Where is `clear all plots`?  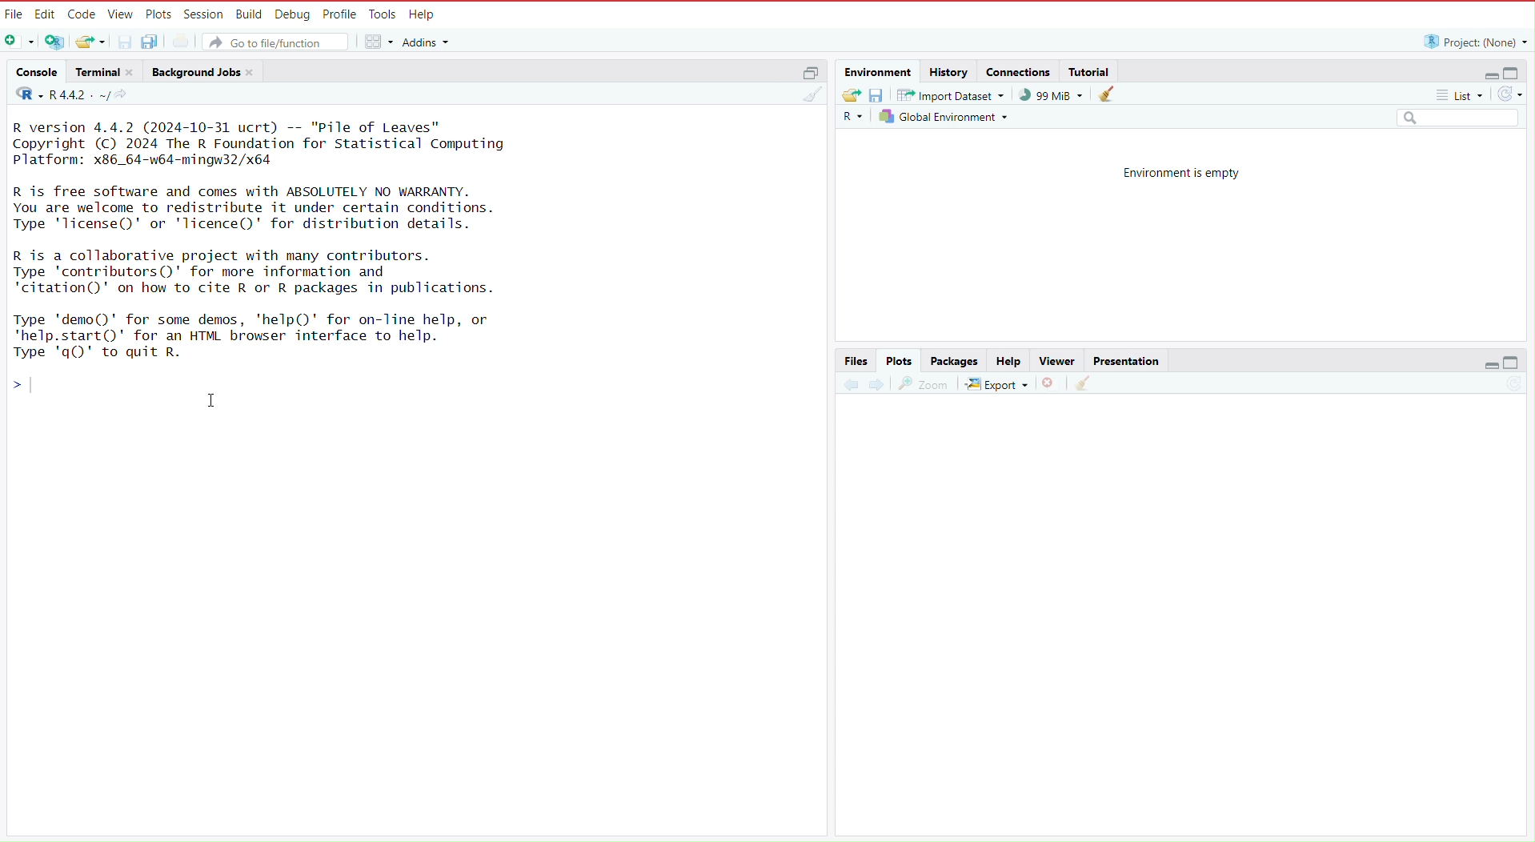 clear all plots is located at coordinates (1081, 386).